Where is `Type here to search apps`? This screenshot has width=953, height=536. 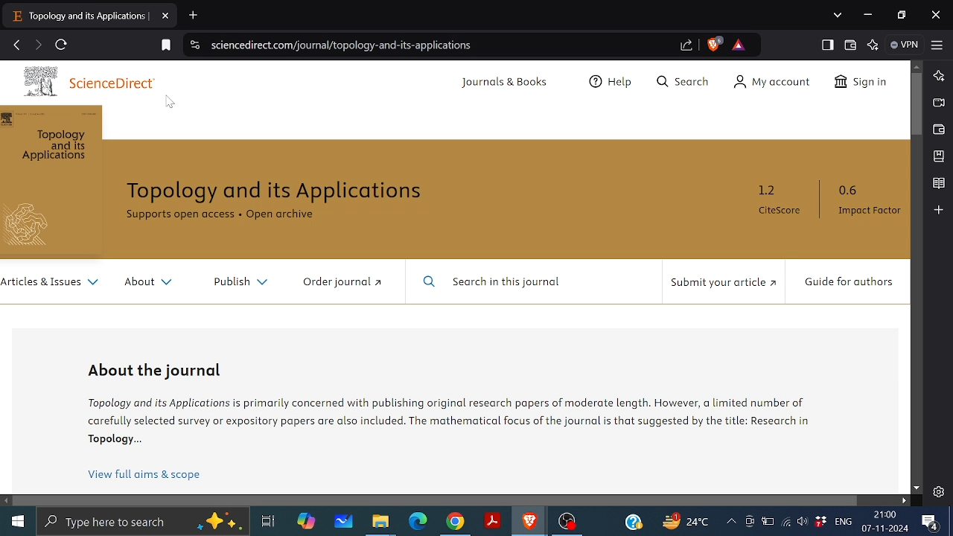
Type here to search apps is located at coordinates (142, 523).